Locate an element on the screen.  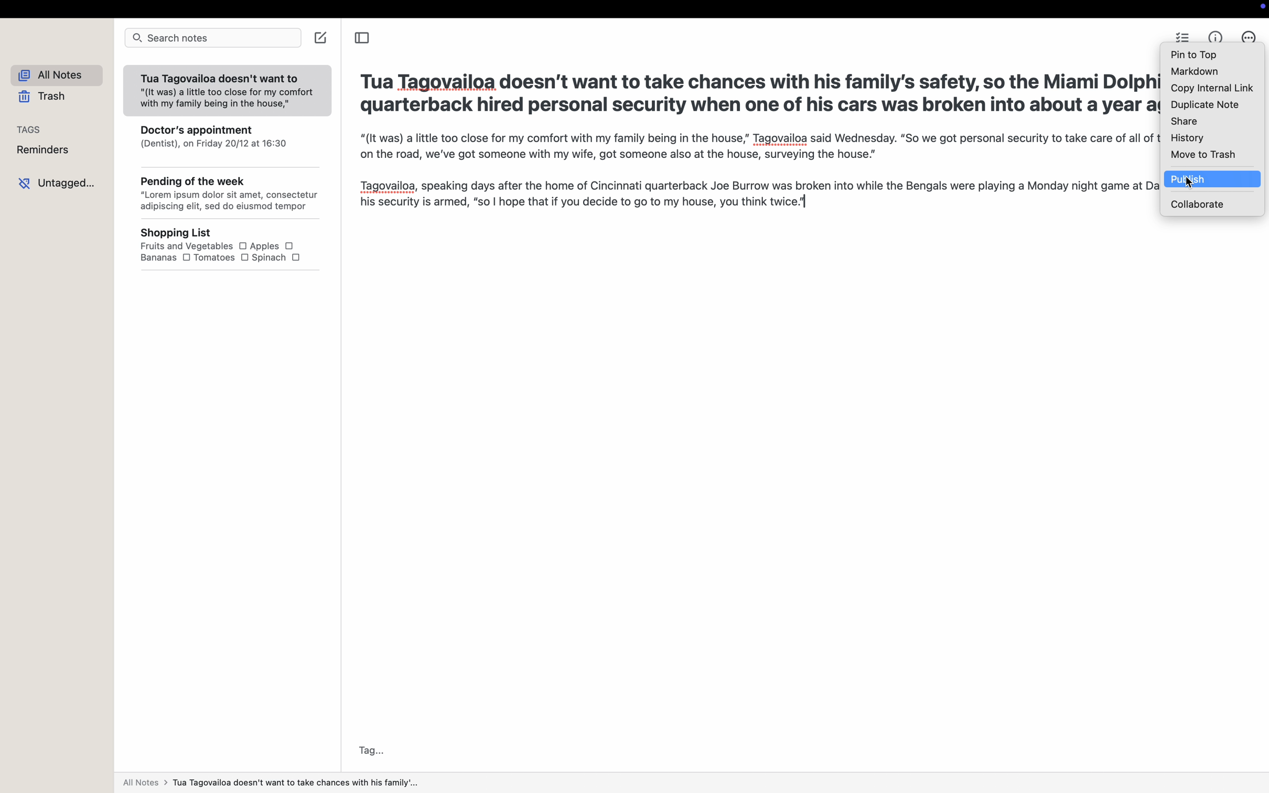
Tua Tagovailoa doesn't want to
"(It was) a little too close for my comfort
with my family being in the house," is located at coordinates (225, 92).